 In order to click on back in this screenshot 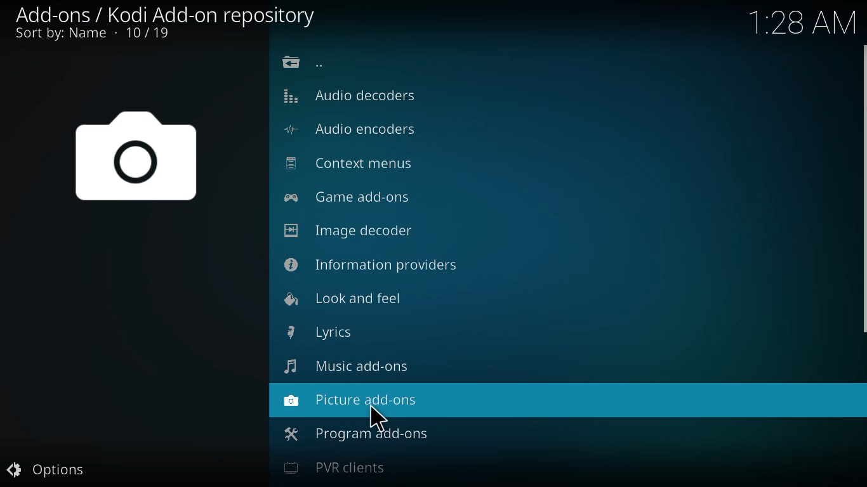, I will do `click(305, 62)`.